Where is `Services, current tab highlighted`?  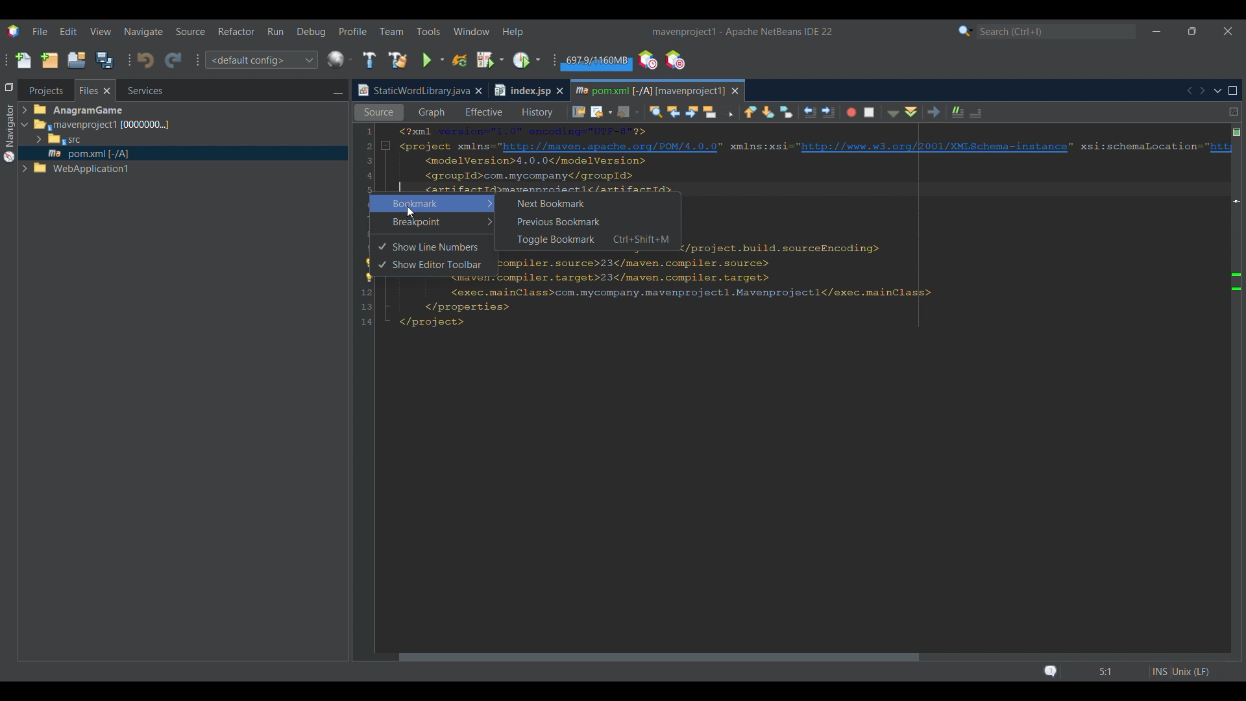 Services, current tab highlighted is located at coordinates (138, 90).